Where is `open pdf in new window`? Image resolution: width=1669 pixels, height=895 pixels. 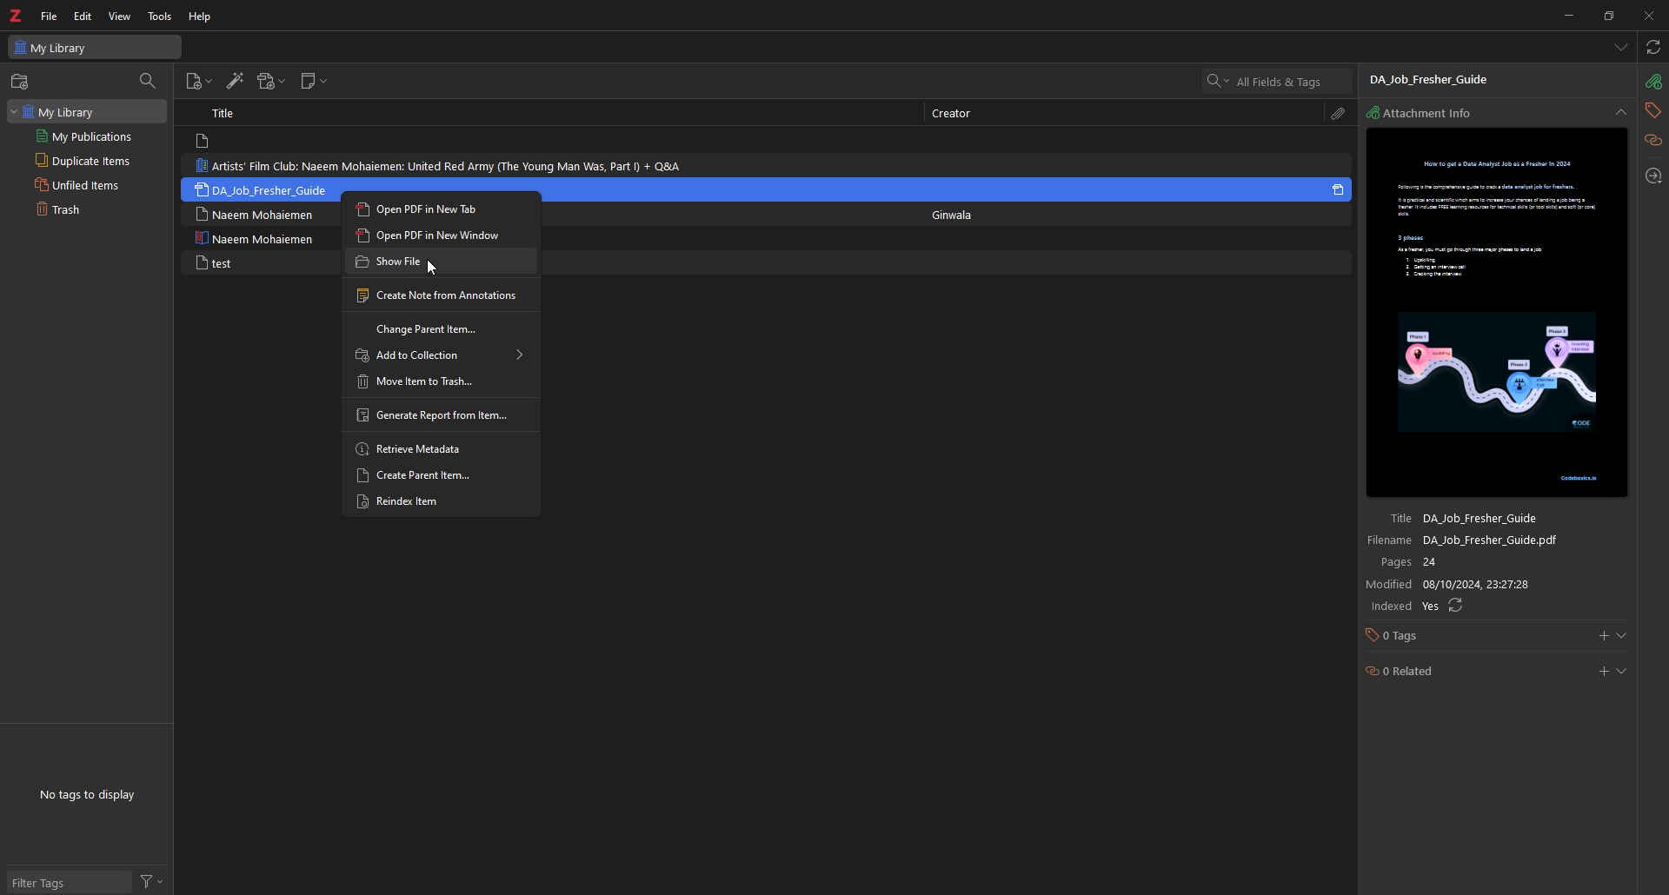
open pdf in new window is located at coordinates (439, 235).